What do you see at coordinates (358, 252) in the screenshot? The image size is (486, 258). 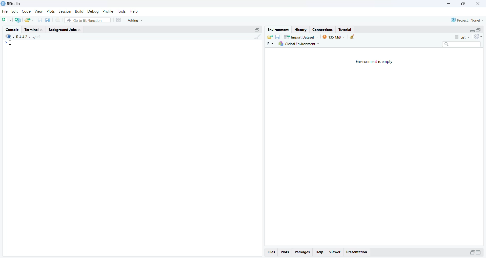 I see `Presentation` at bounding box center [358, 252].